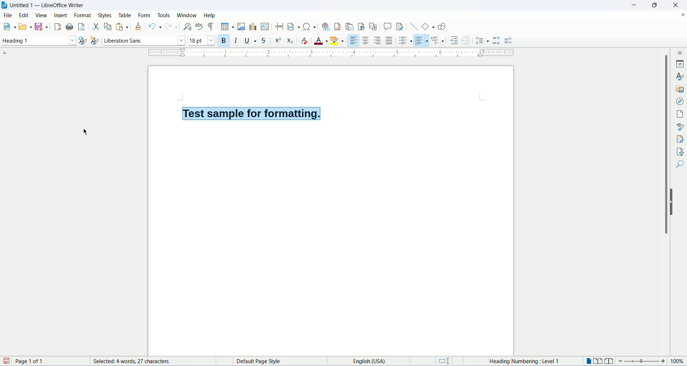 The height and width of the screenshot is (366, 687). Describe the element at coordinates (82, 40) in the screenshot. I see `update selected style` at that location.